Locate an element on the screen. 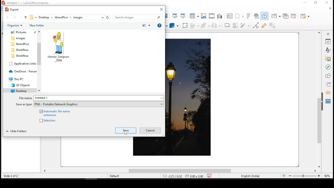 The image size is (334, 188). forward is located at coordinates (17, 17).